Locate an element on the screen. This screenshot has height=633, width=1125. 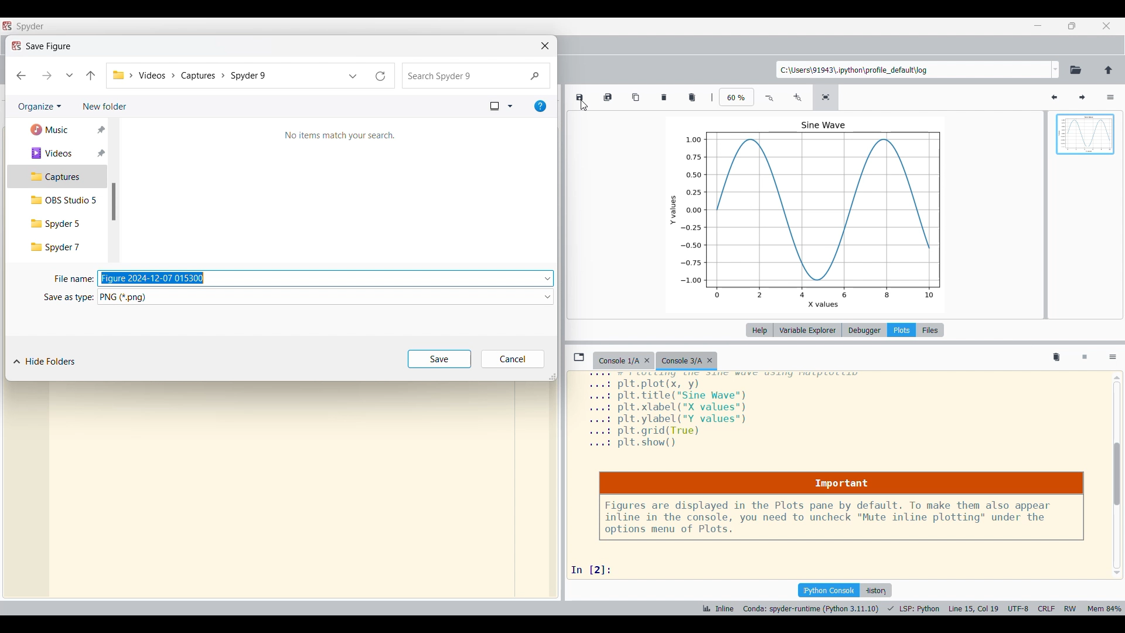
Captures, current selection highlighted is located at coordinates (57, 176).